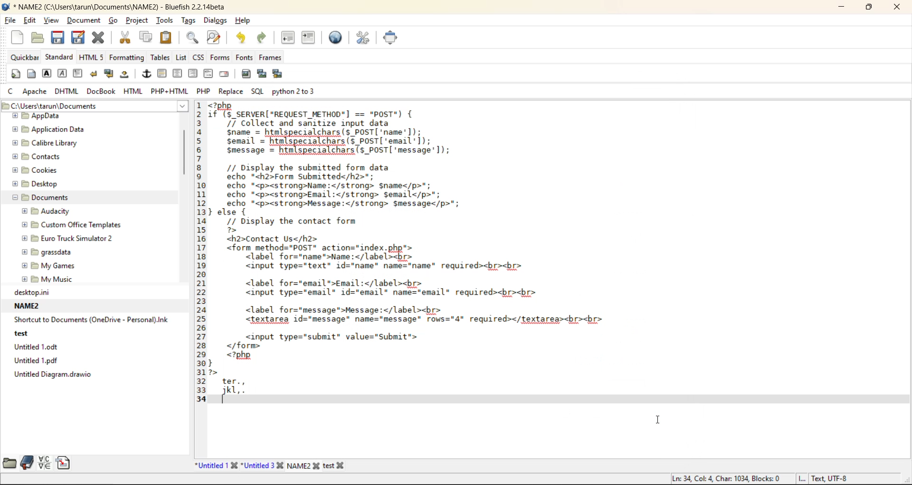  Describe the element at coordinates (245, 21) in the screenshot. I see `help` at that location.